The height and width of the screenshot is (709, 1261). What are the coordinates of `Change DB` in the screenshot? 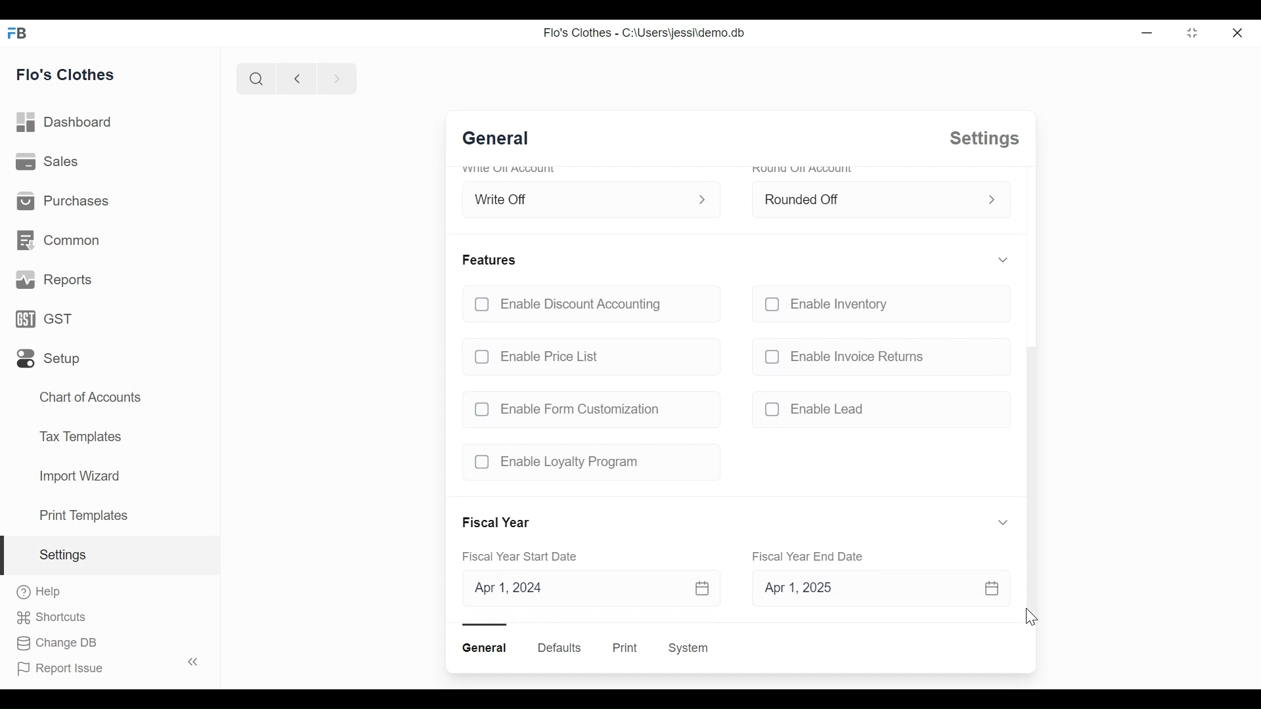 It's located at (57, 644).